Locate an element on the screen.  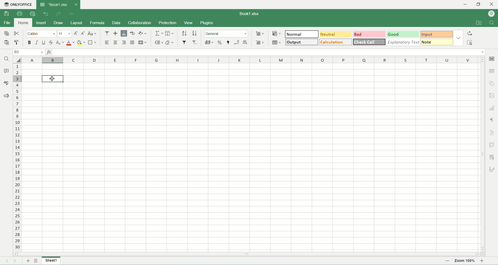
copy is located at coordinates (6, 33).